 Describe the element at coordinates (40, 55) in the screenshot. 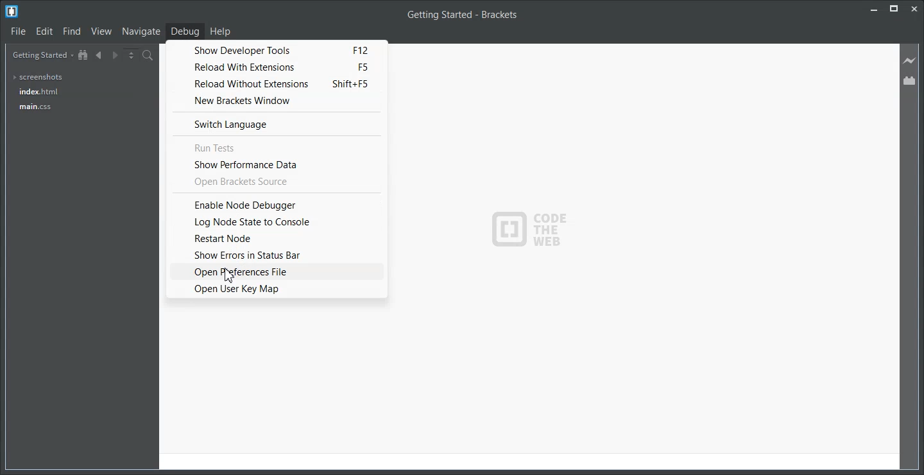

I see `Getting Started` at that location.